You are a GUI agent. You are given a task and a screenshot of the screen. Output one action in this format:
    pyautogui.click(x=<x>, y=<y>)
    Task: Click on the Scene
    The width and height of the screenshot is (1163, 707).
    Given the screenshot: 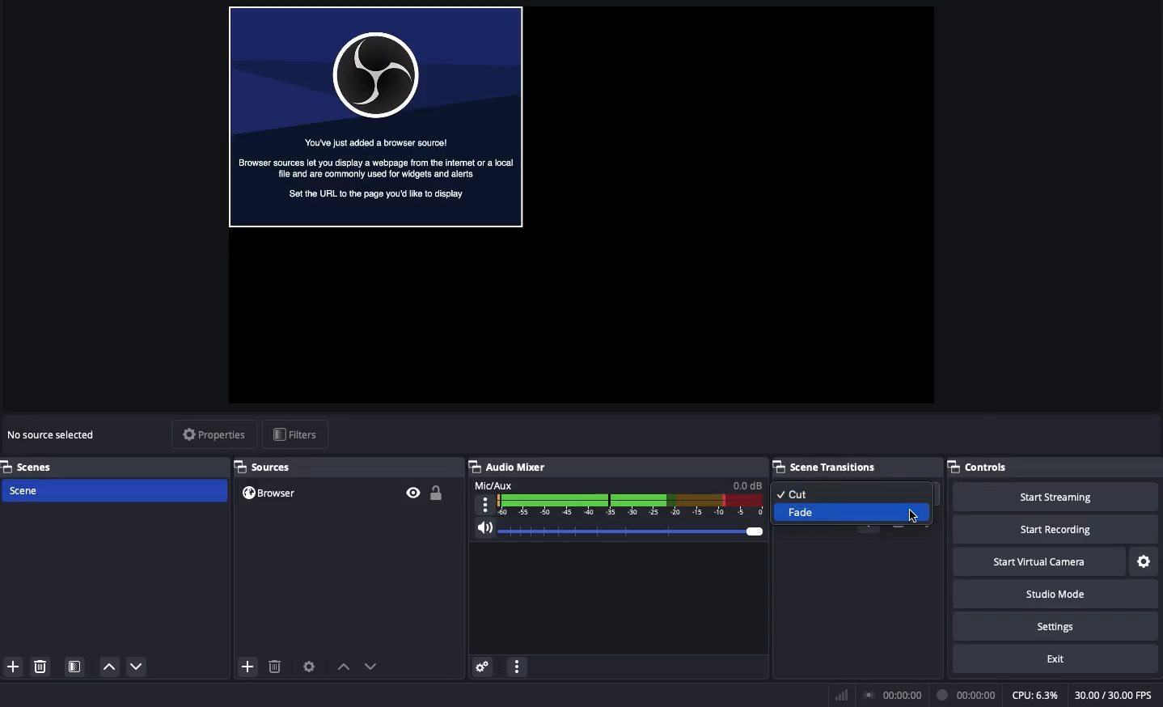 What is the action you would take?
    pyautogui.click(x=113, y=490)
    